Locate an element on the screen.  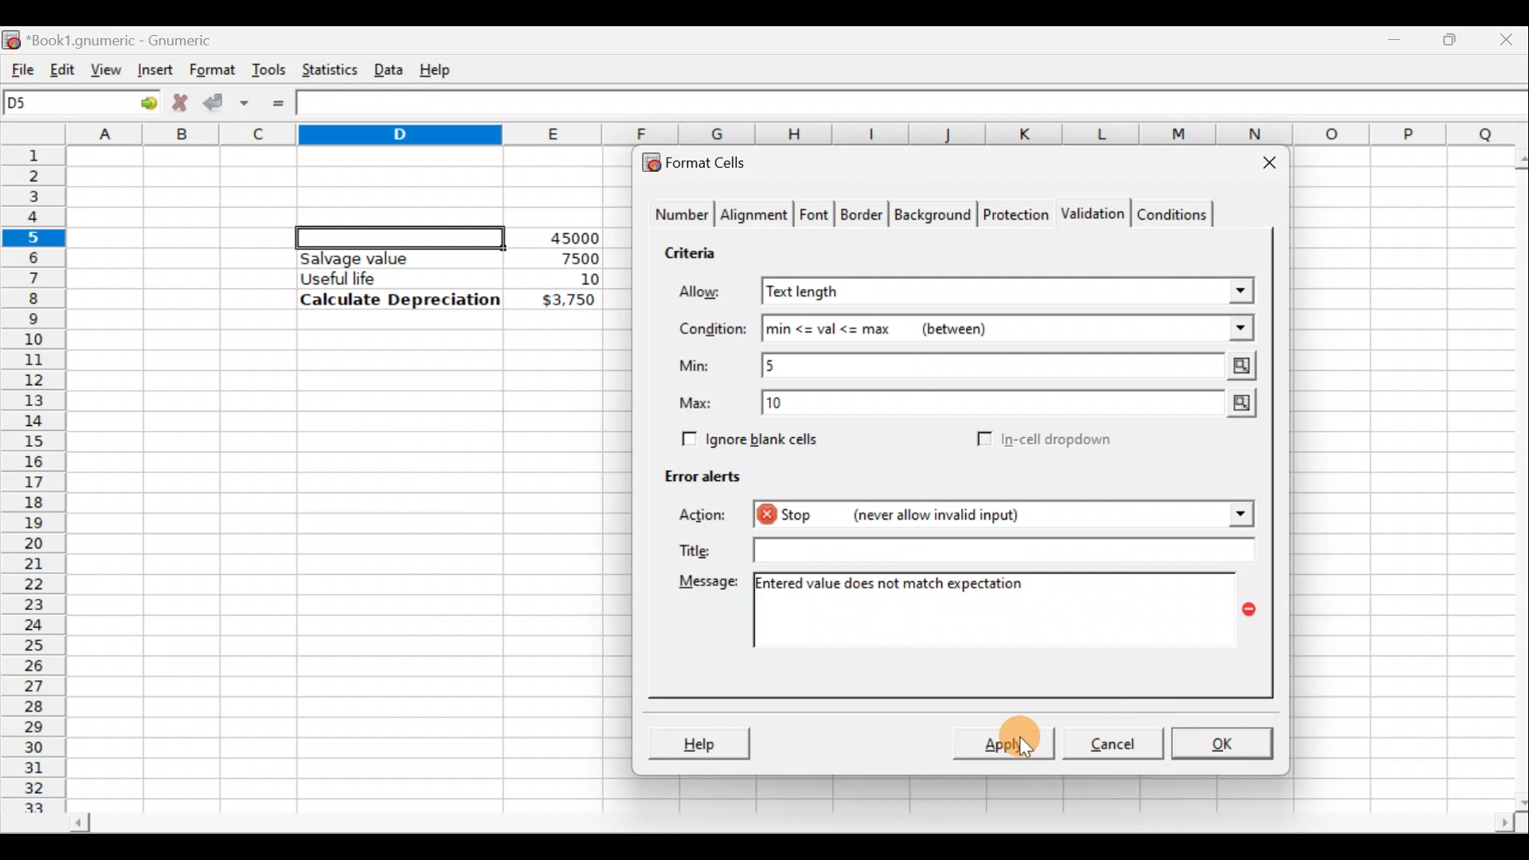
Max is located at coordinates (702, 404).